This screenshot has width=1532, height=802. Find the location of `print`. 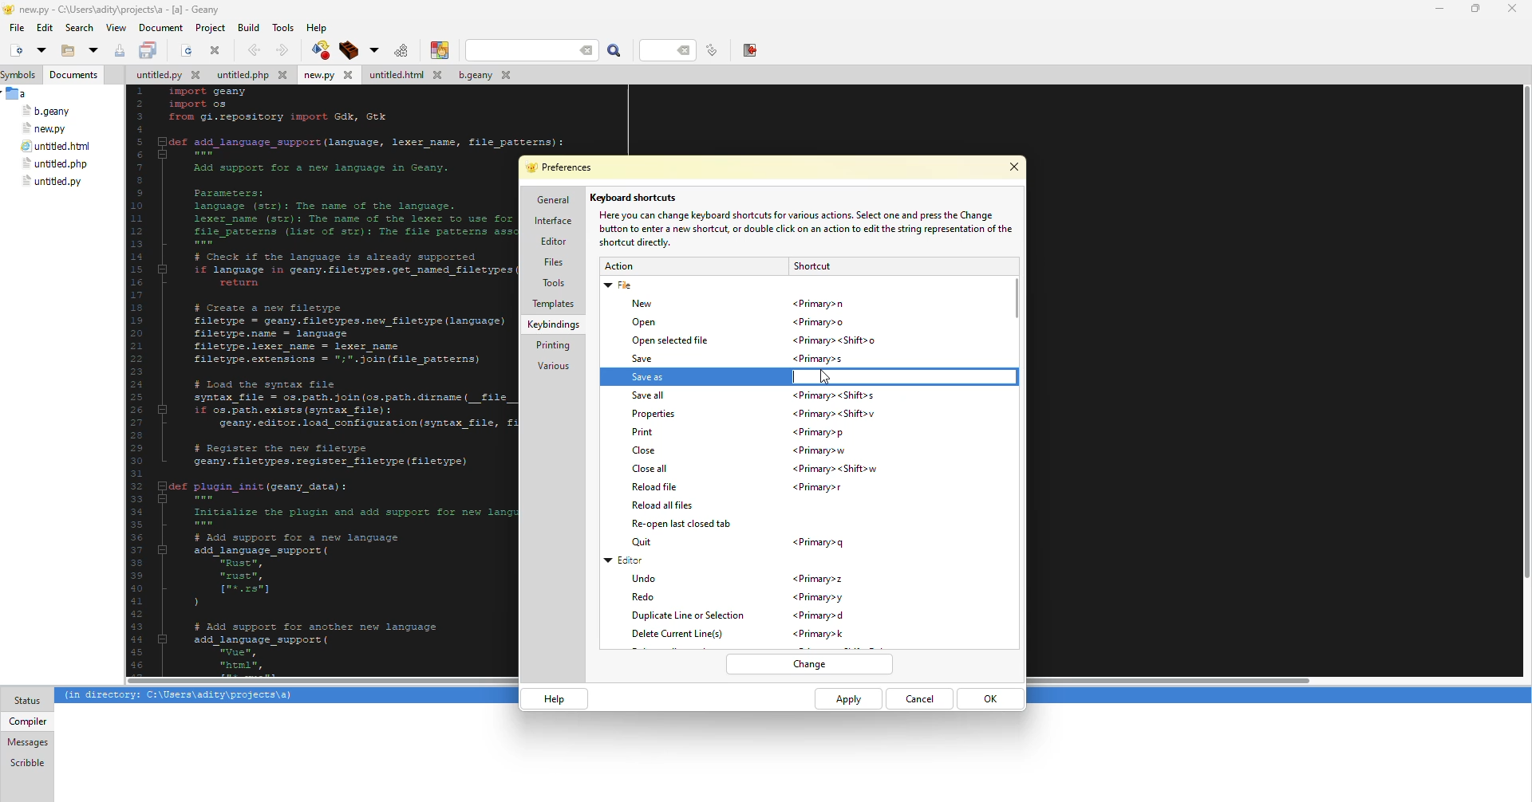

print is located at coordinates (641, 432).